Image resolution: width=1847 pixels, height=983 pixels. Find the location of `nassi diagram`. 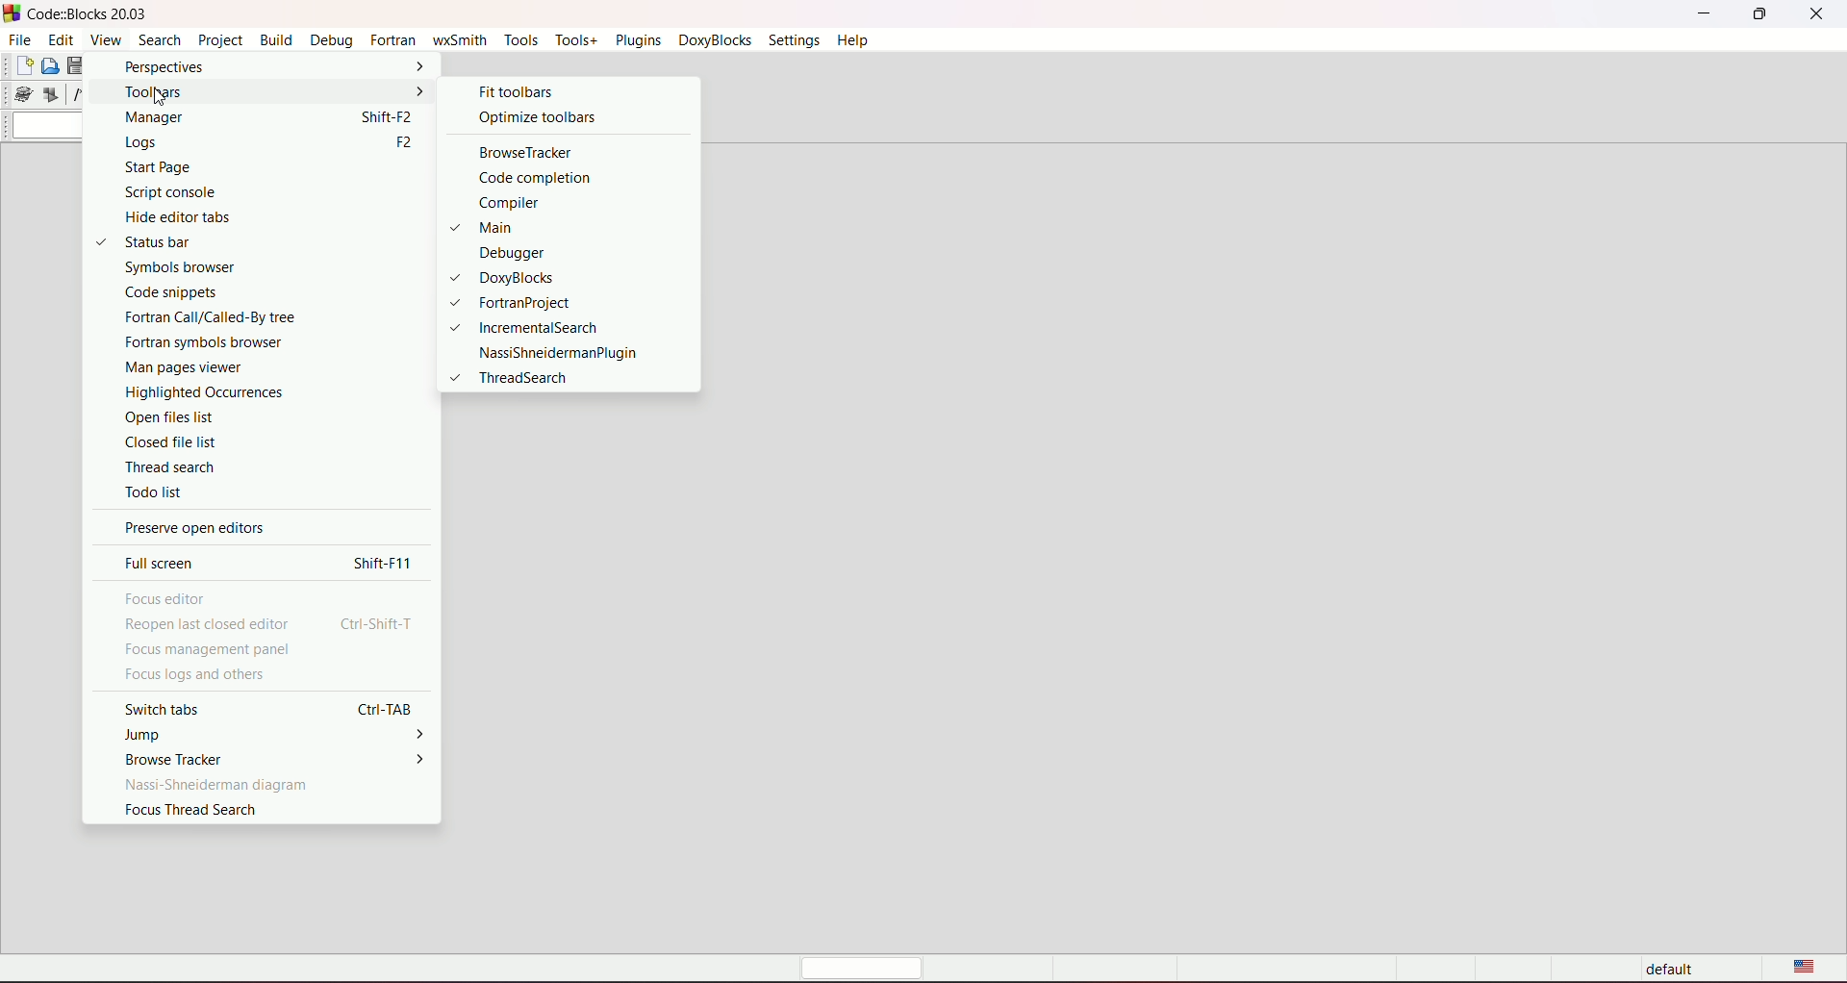

nassi diagram is located at coordinates (220, 784).